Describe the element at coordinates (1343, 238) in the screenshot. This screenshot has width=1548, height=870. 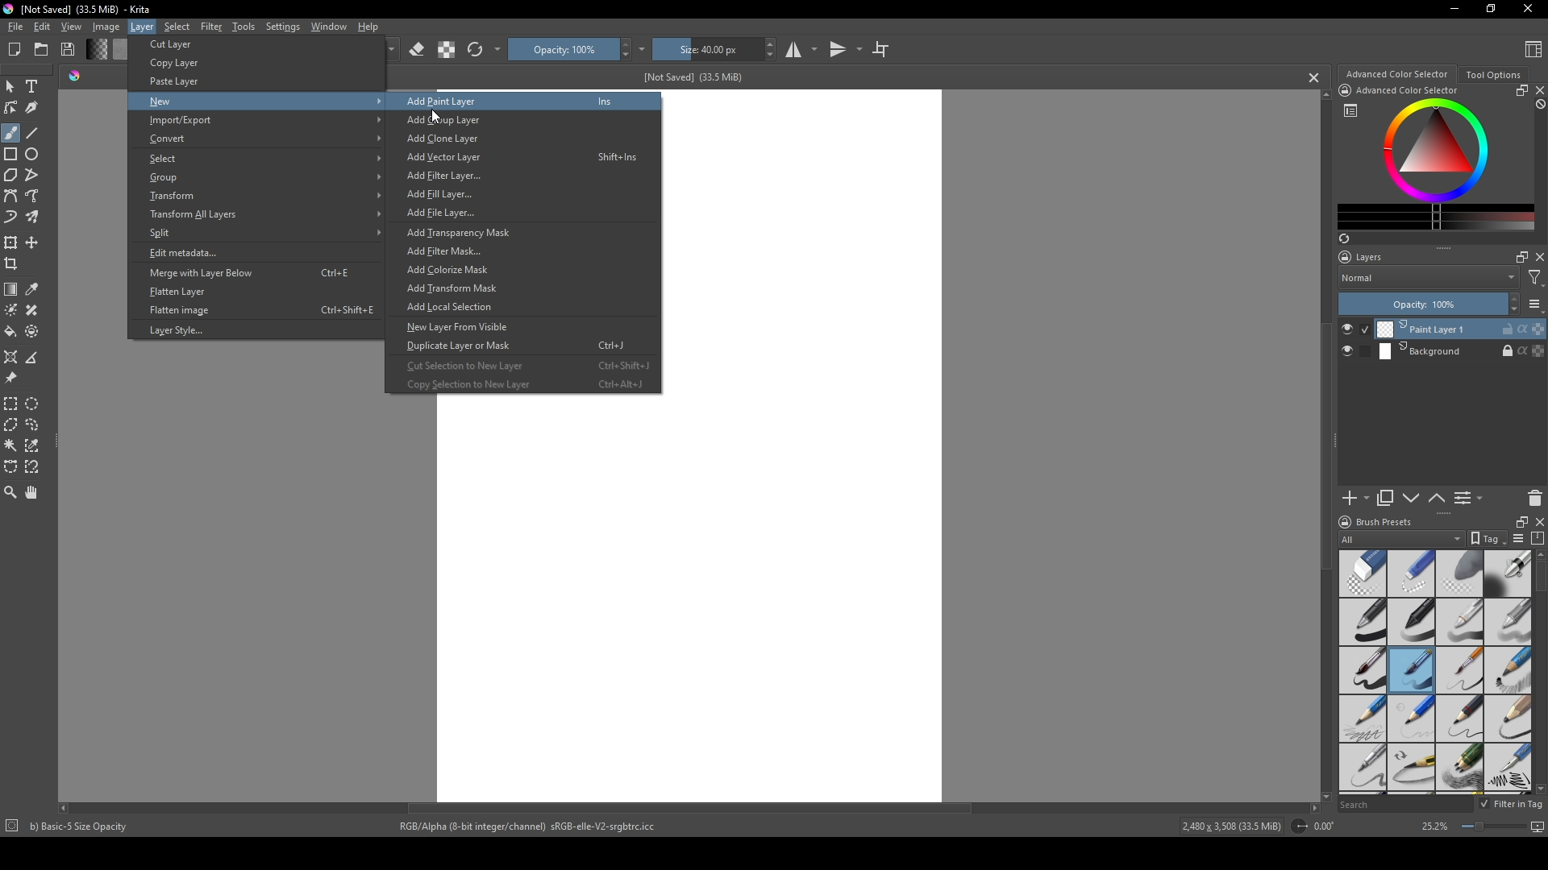
I see `refresh` at that location.